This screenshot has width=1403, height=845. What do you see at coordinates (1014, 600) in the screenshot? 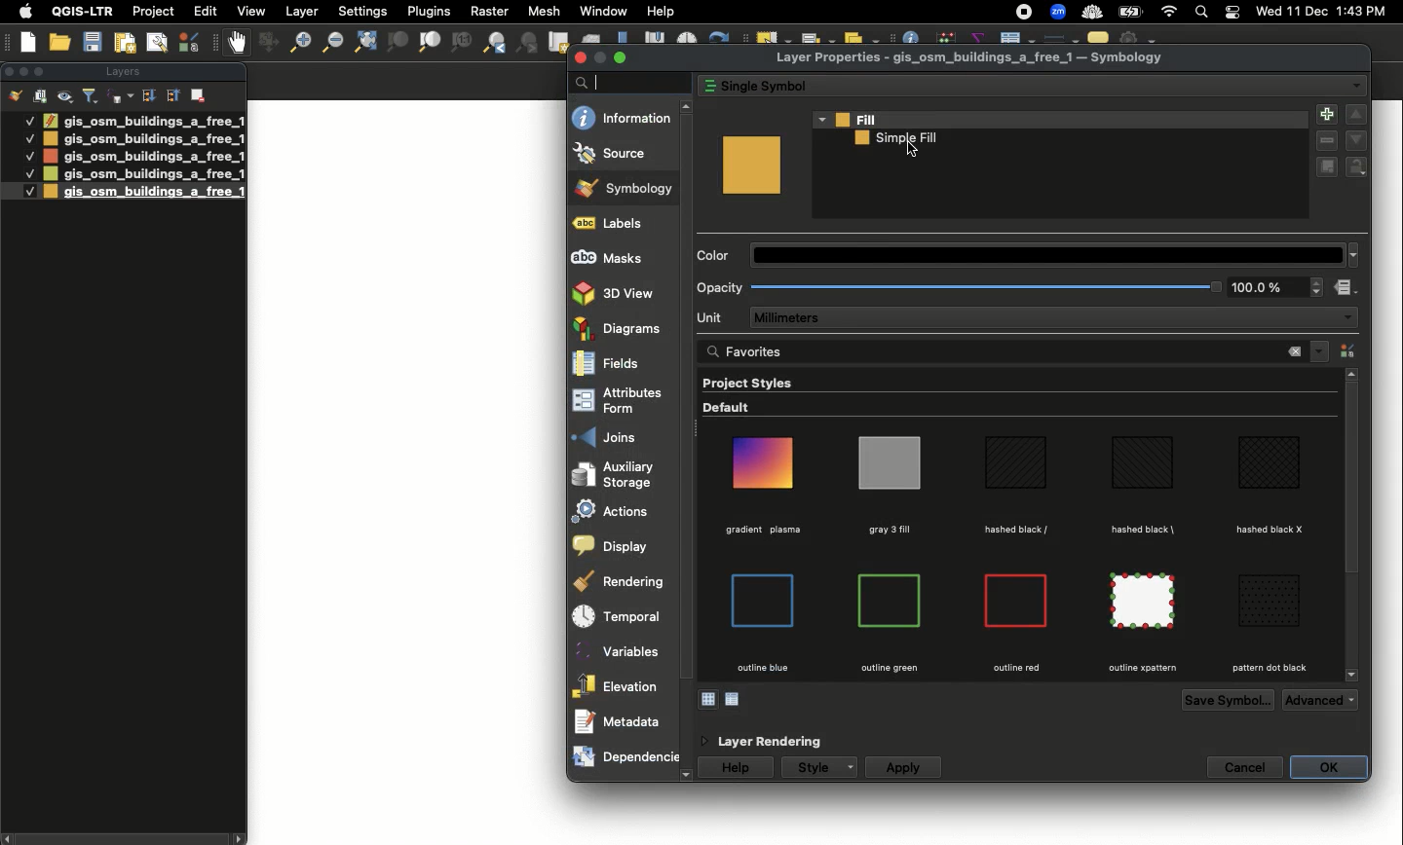
I see `` at bounding box center [1014, 600].